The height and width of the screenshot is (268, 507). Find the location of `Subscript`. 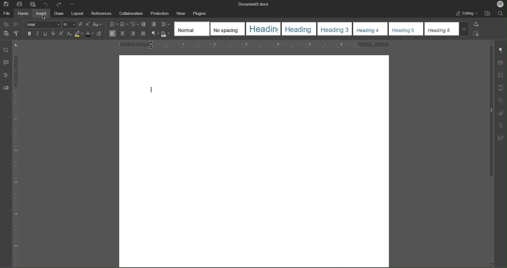

Subscript is located at coordinates (69, 34).